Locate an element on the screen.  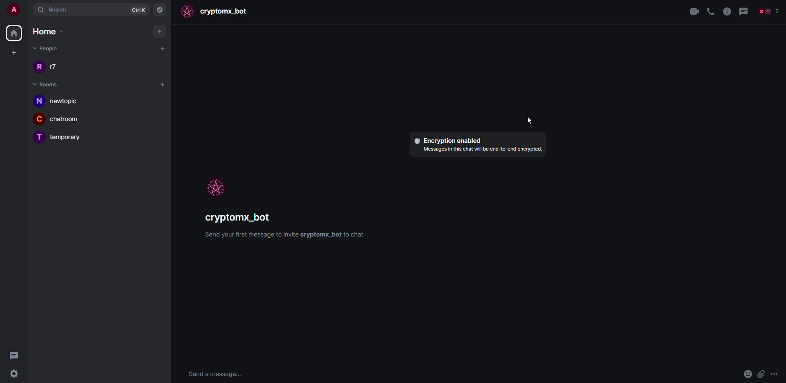
add is located at coordinates (162, 85).